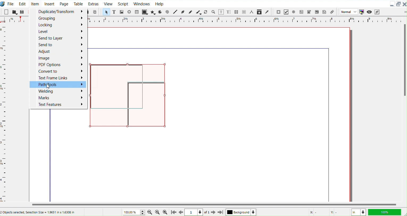 This screenshot has width=407, height=216. What do you see at coordinates (137, 12) in the screenshot?
I see `Table` at bounding box center [137, 12].